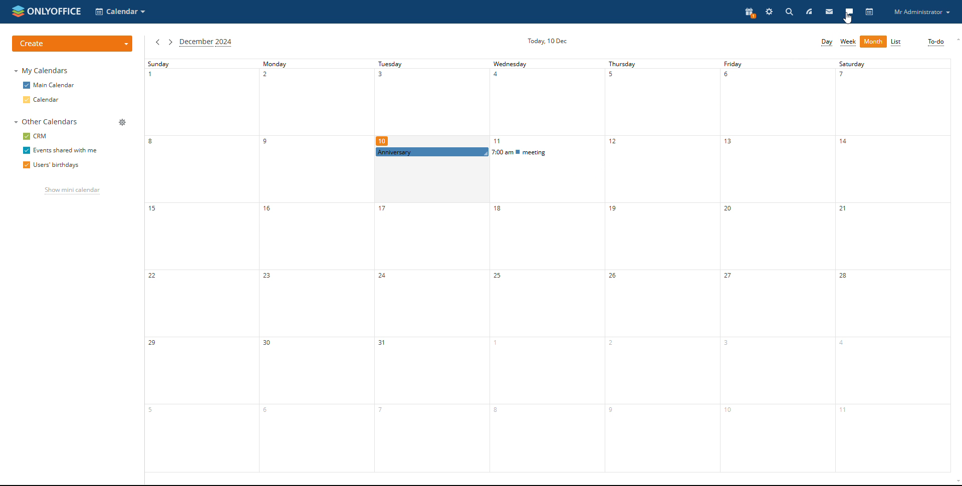 The width and height of the screenshot is (962, 486). Describe the element at coordinates (47, 122) in the screenshot. I see `other calendars` at that location.